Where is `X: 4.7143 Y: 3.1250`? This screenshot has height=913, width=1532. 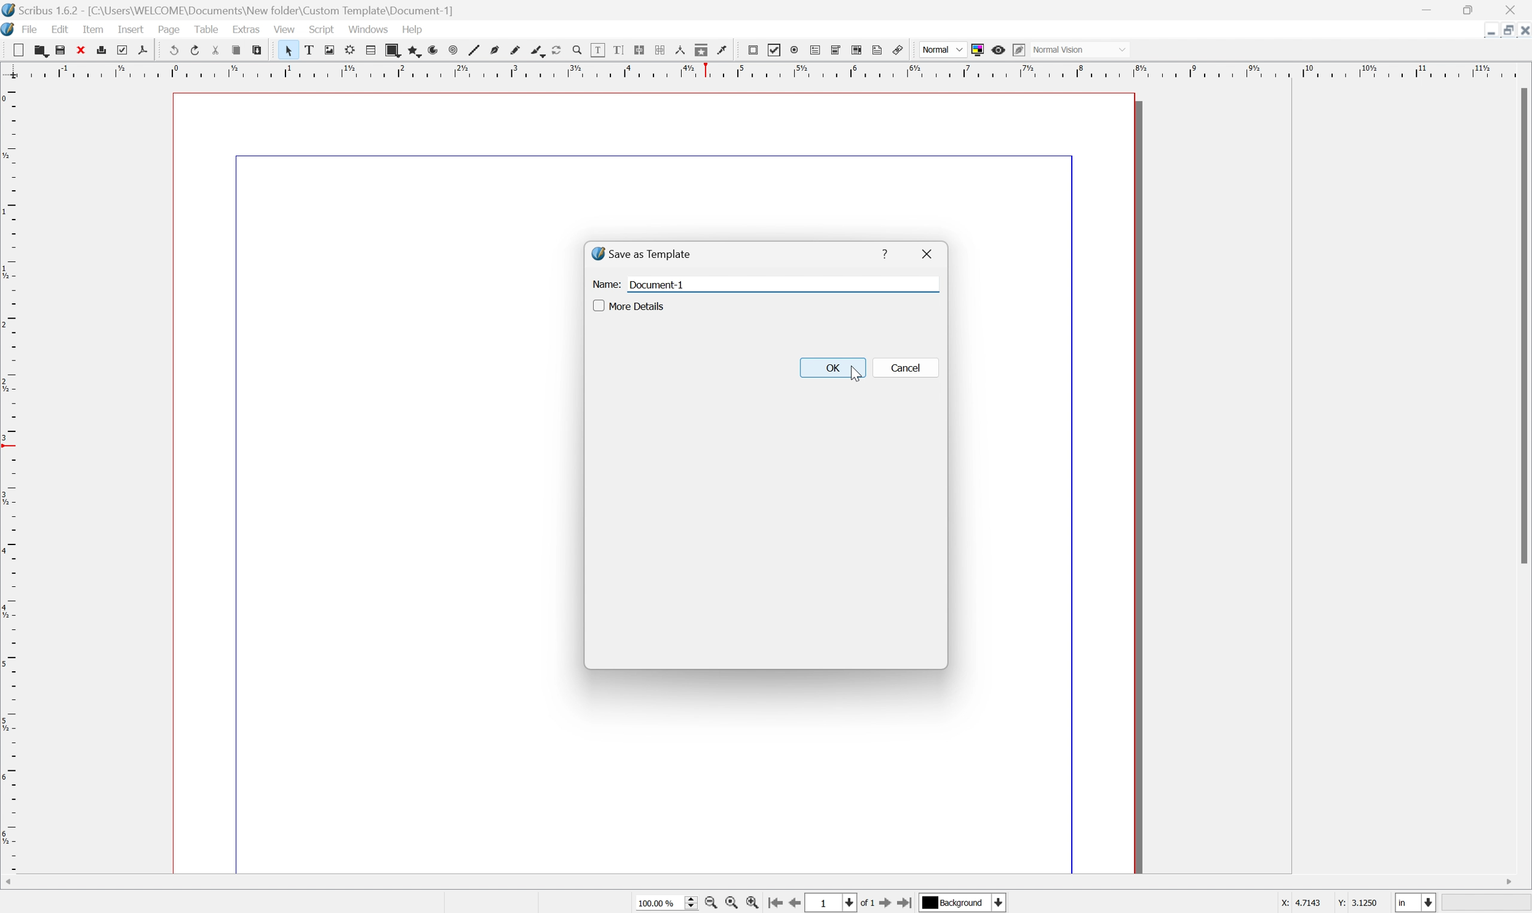 X: 4.7143 Y: 3.1250 is located at coordinates (1325, 904).